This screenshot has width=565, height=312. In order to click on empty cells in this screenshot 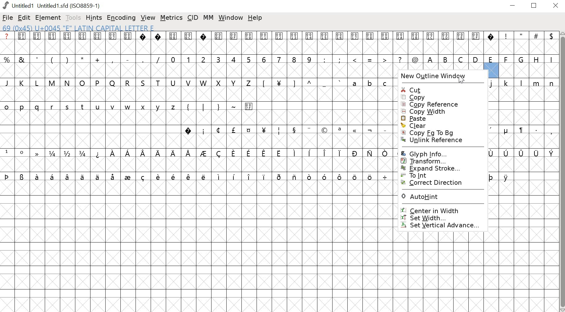, I will do `click(198, 247)`.